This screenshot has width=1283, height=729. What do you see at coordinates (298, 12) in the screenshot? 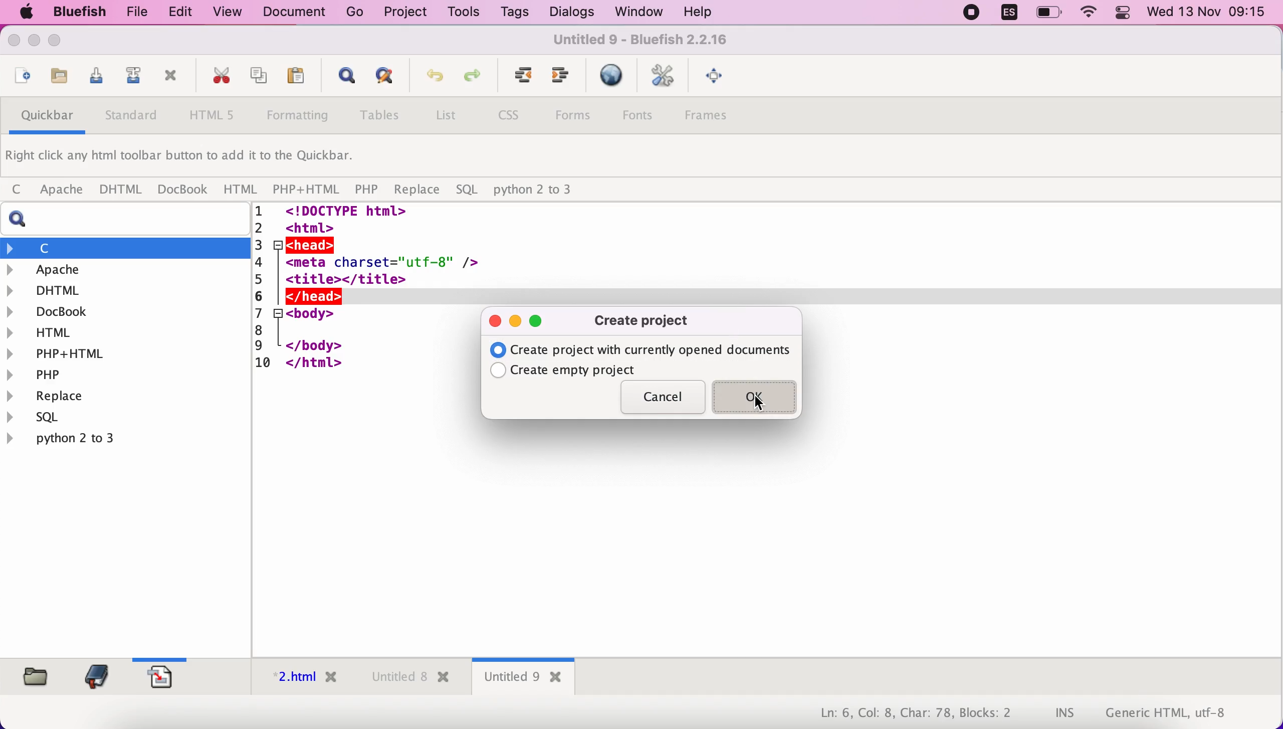
I see `document` at bounding box center [298, 12].